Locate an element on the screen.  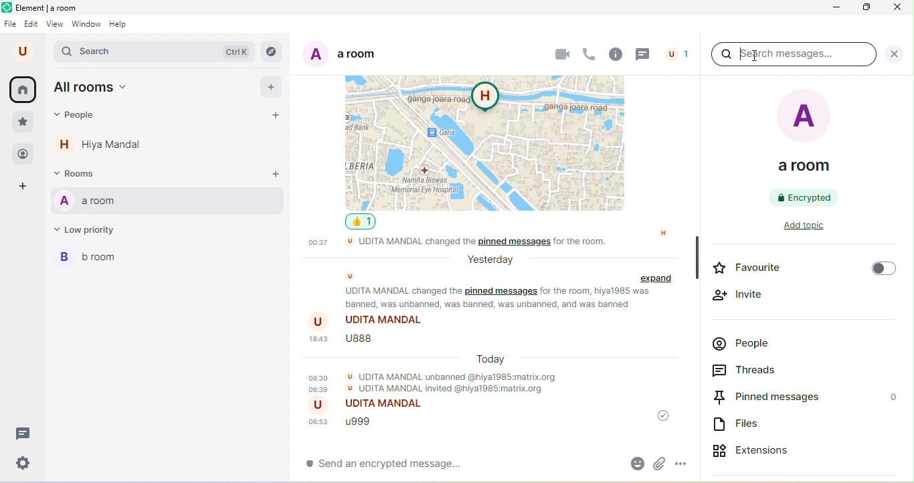
close is located at coordinates (895, 10).